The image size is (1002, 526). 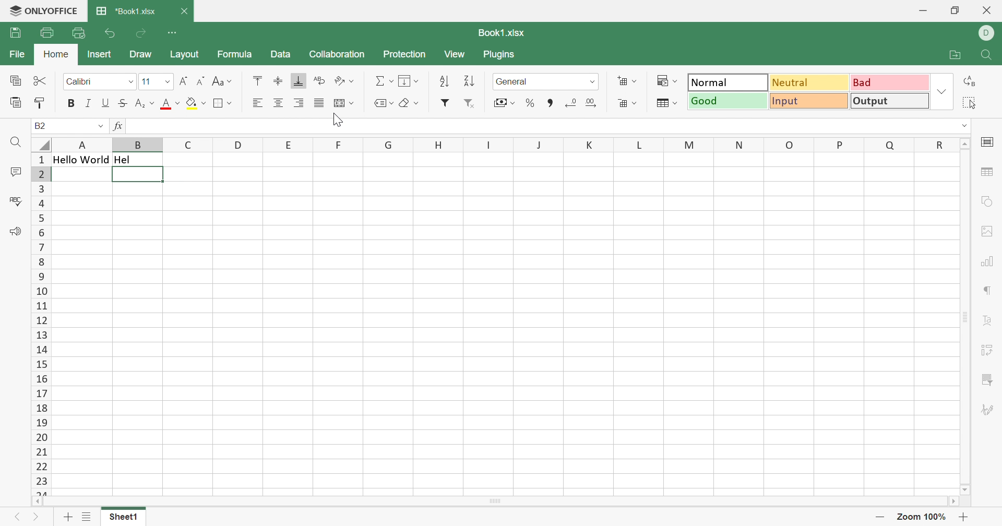 What do you see at coordinates (136, 175) in the screenshot?
I see `Hello world` at bounding box center [136, 175].